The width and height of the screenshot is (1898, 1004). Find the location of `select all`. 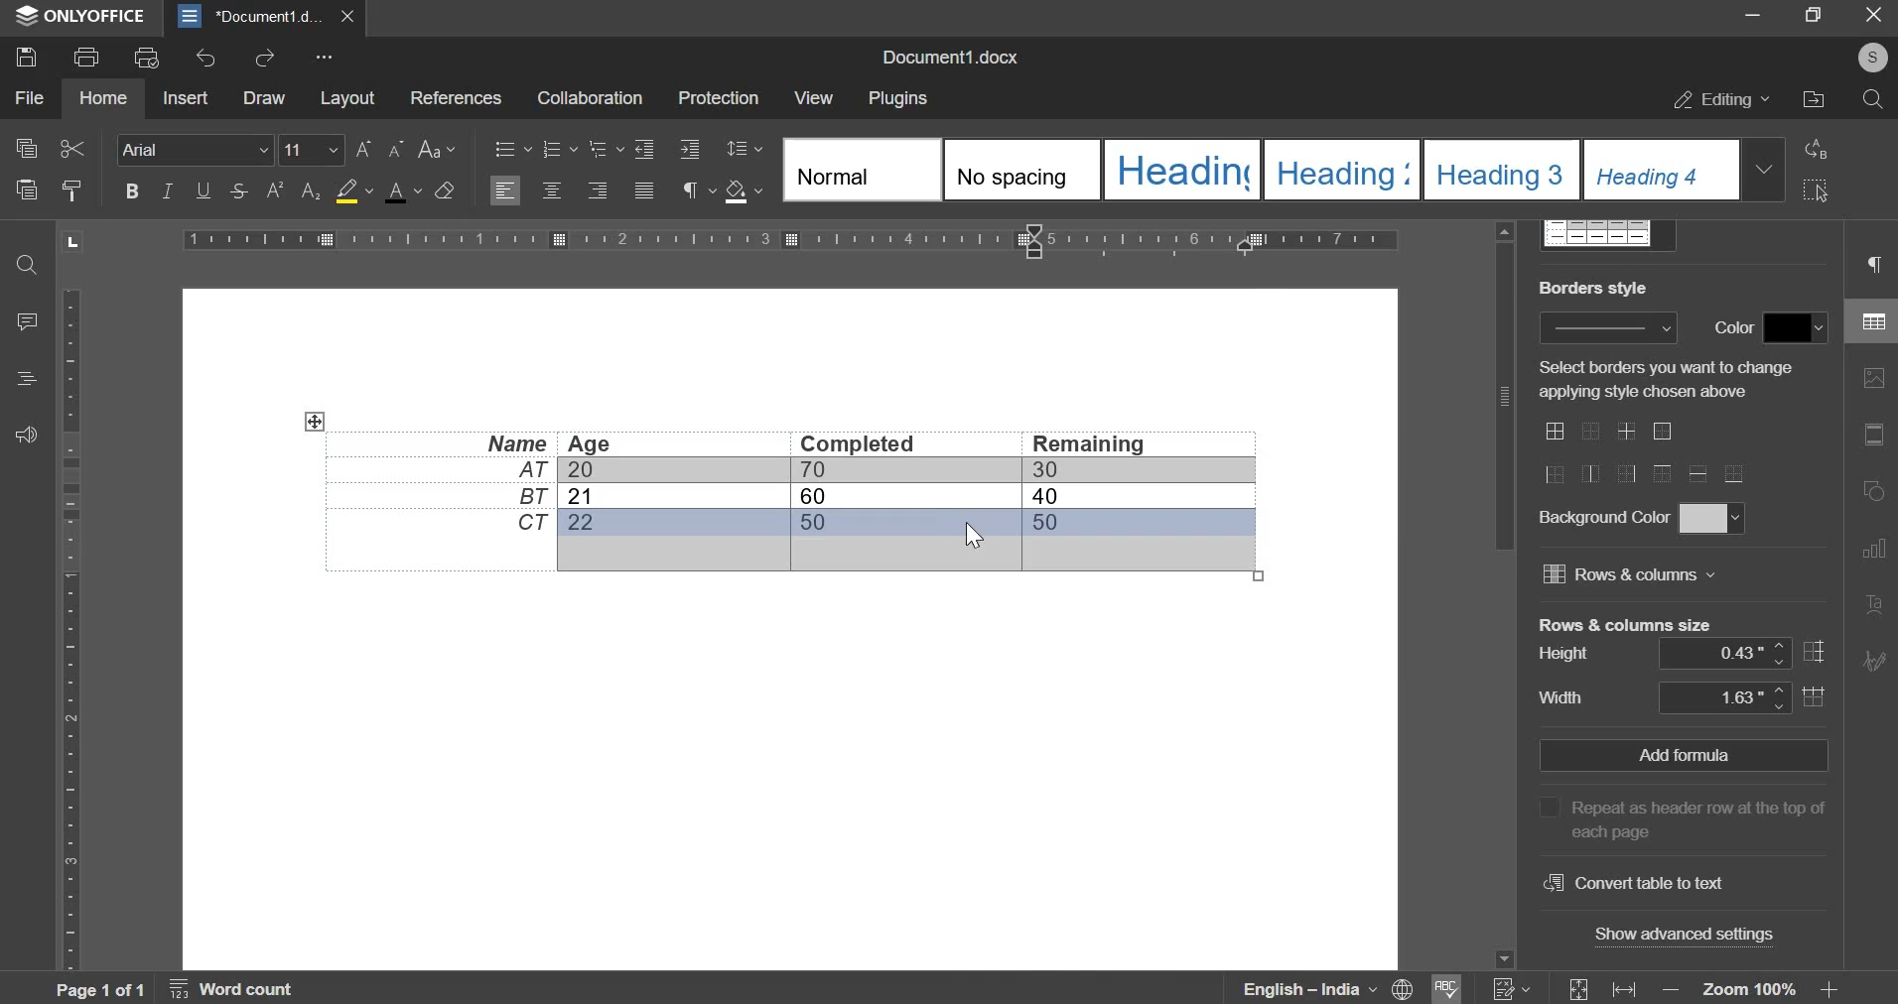

select all is located at coordinates (1818, 192).